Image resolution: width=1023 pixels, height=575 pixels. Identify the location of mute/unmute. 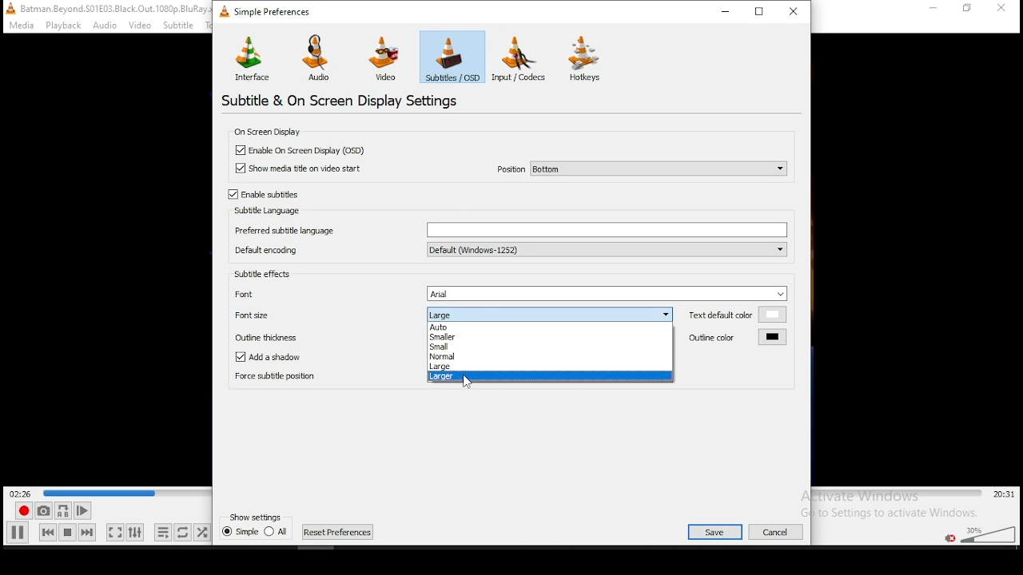
(951, 538).